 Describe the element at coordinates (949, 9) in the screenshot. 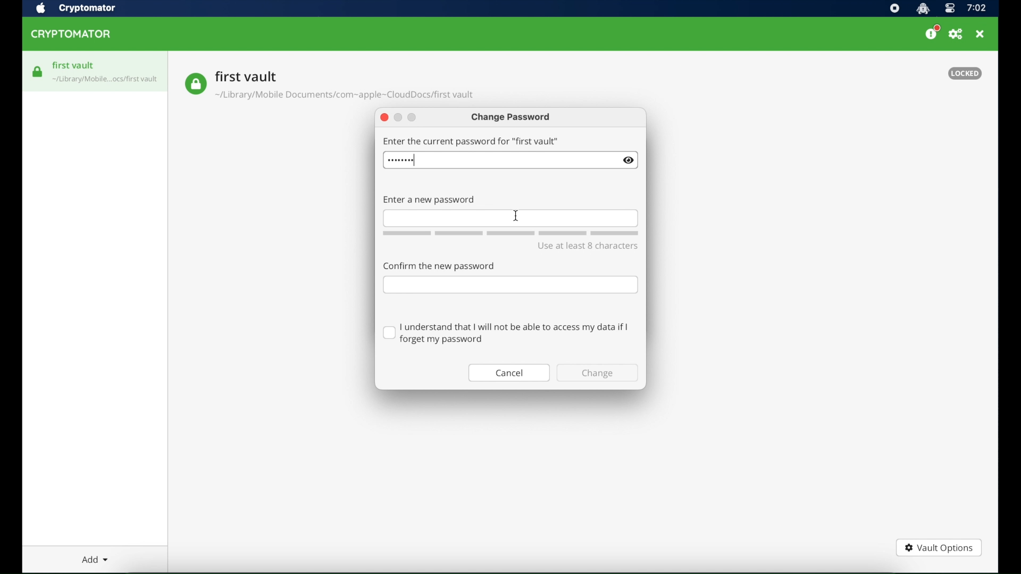

I see `control center` at that location.